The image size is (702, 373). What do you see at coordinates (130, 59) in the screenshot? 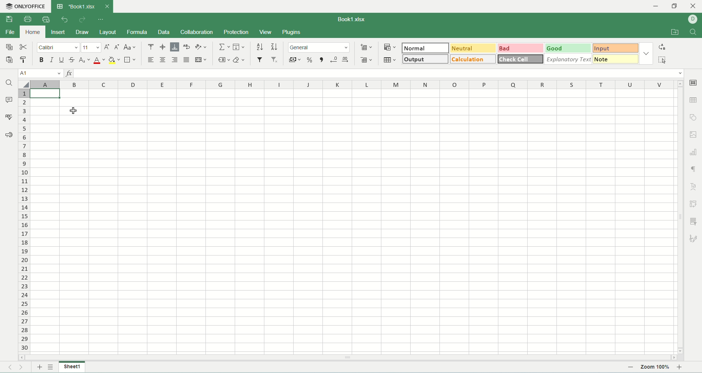
I see `borders` at bounding box center [130, 59].